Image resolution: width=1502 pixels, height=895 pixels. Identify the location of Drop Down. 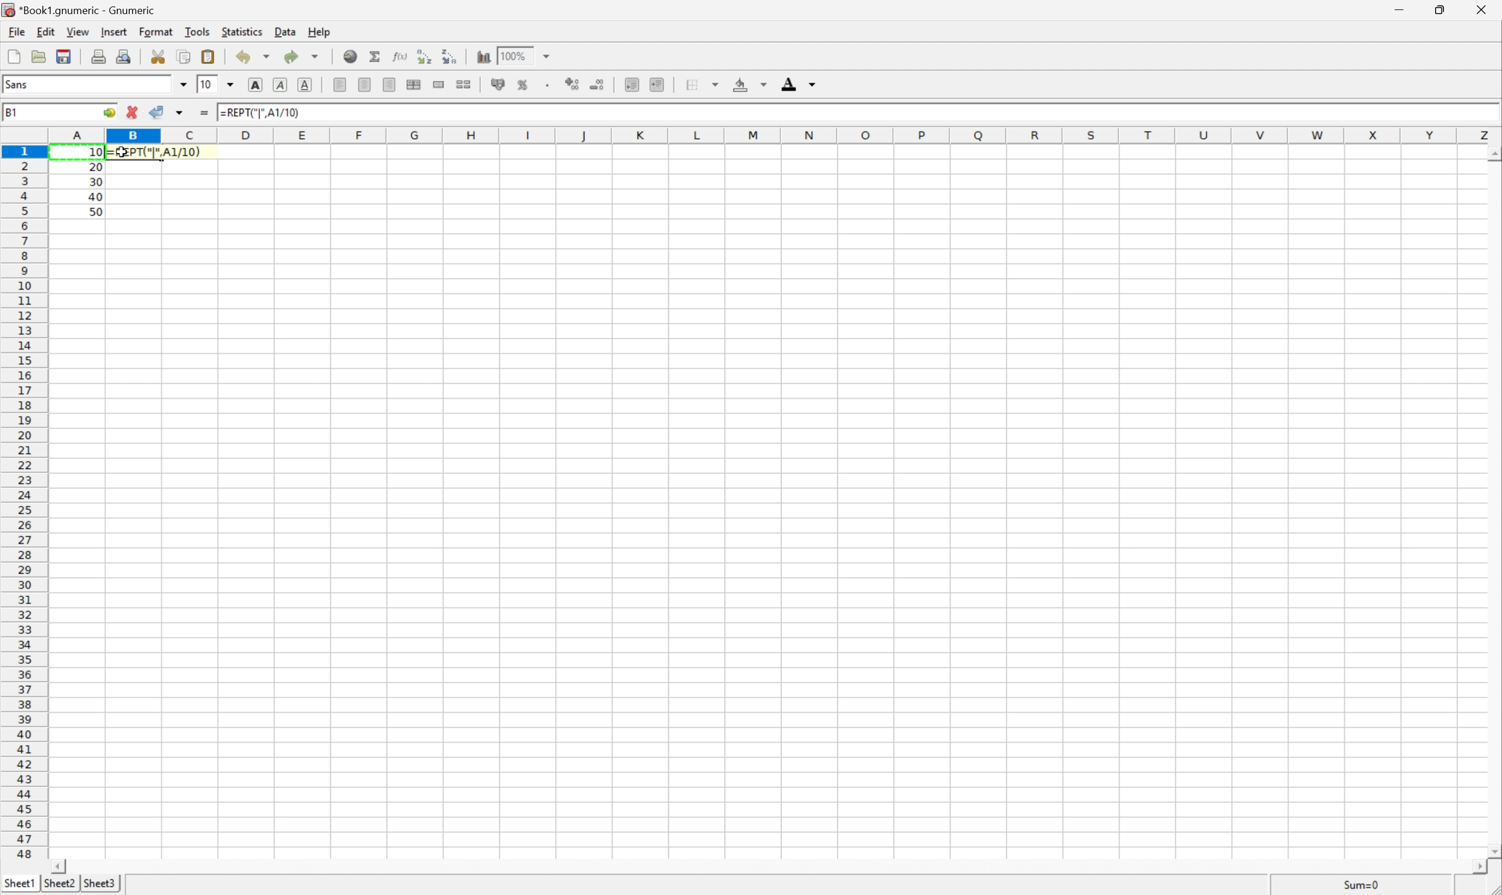
(229, 85).